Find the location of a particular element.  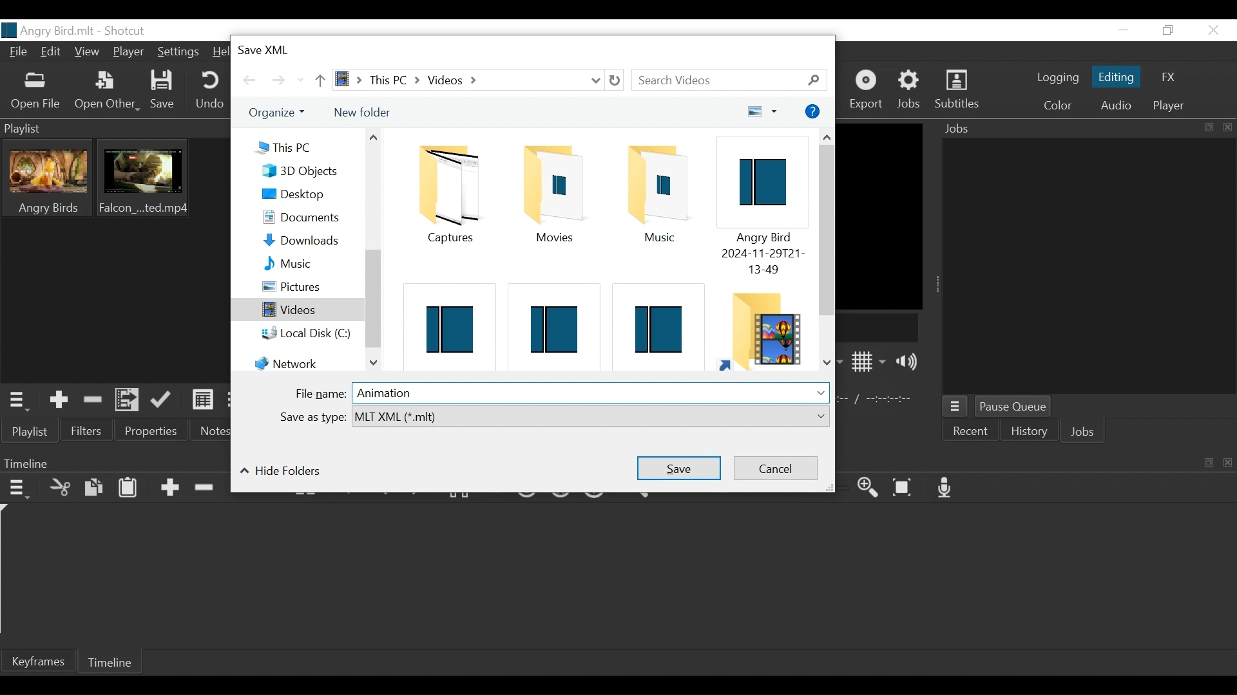

Add the Source to the playlist is located at coordinates (59, 400).